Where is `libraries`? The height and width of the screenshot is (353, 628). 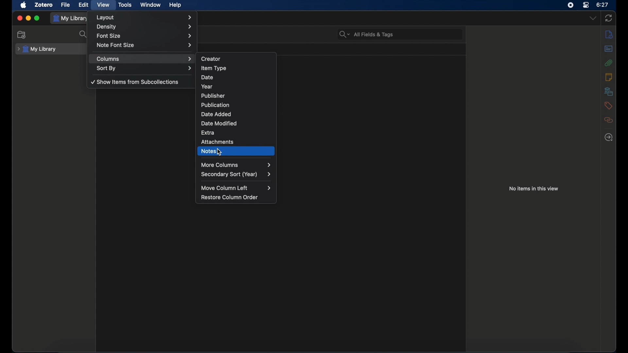 libraries is located at coordinates (608, 92).